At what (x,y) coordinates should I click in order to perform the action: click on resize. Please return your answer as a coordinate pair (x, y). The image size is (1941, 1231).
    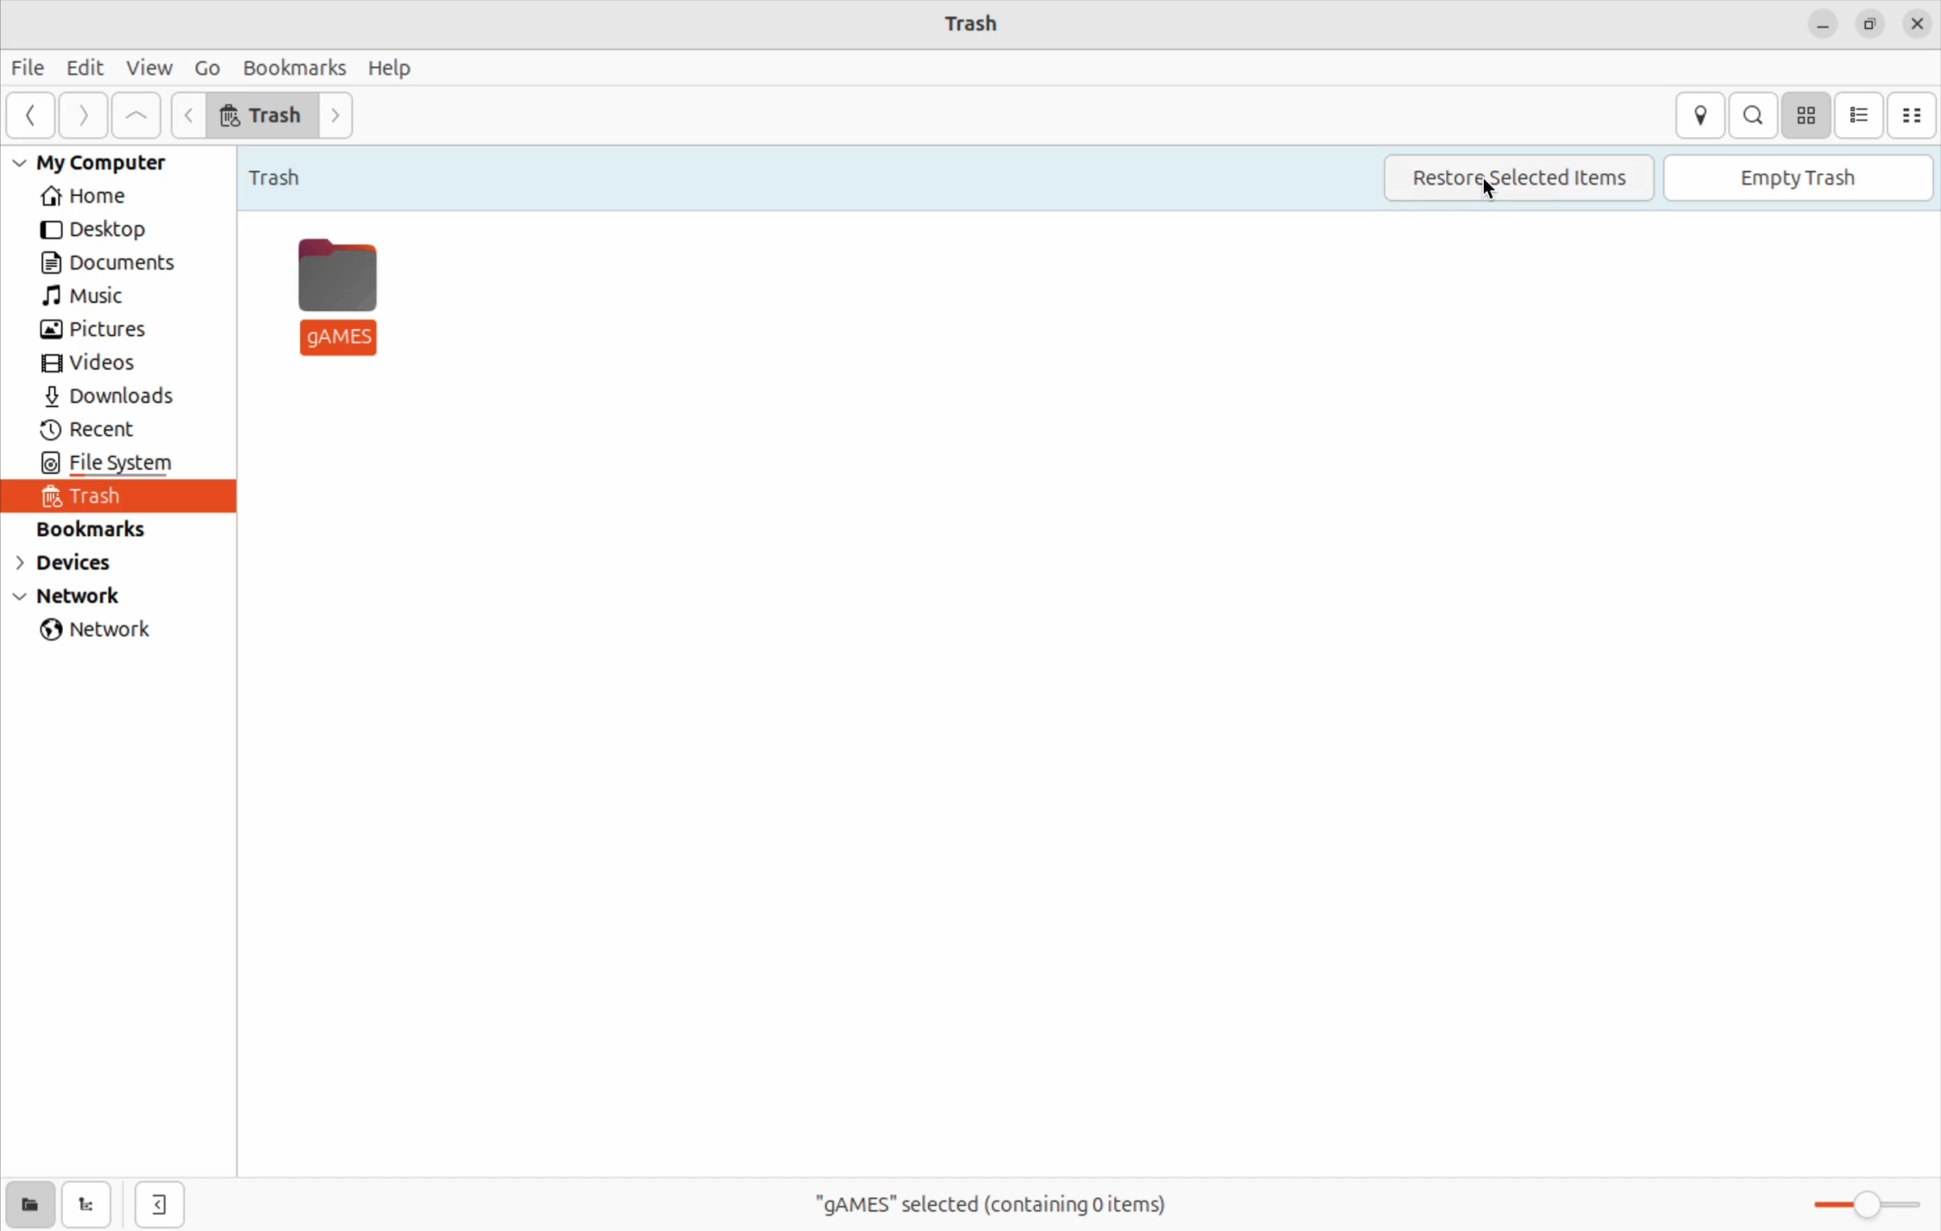
    Looking at the image, I should click on (1868, 25).